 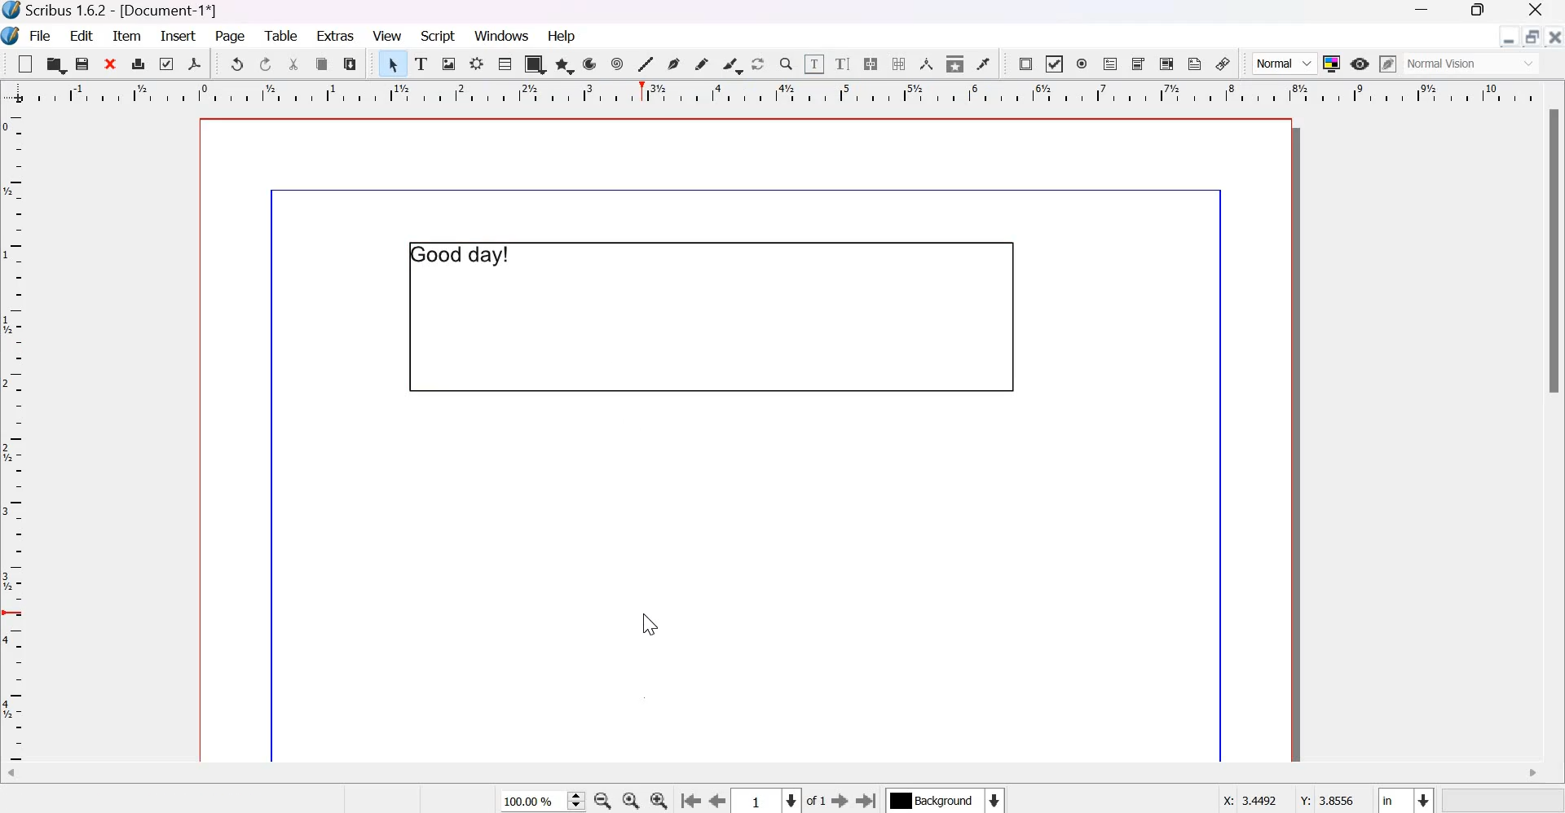 What do you see at coordinates (780, 93) in the screenshot?
I see `Horizontal scale` at bounding box center [780, 93].